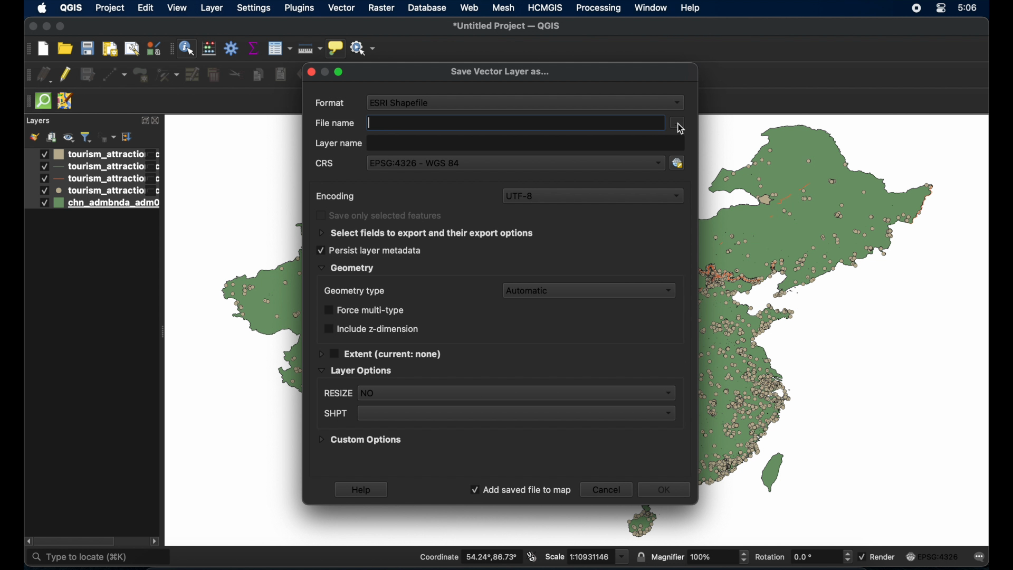 The image size is (1013, 570). Describe the element at coordinates (76, 541) in the screenshot. I see `scroll box` at that location.